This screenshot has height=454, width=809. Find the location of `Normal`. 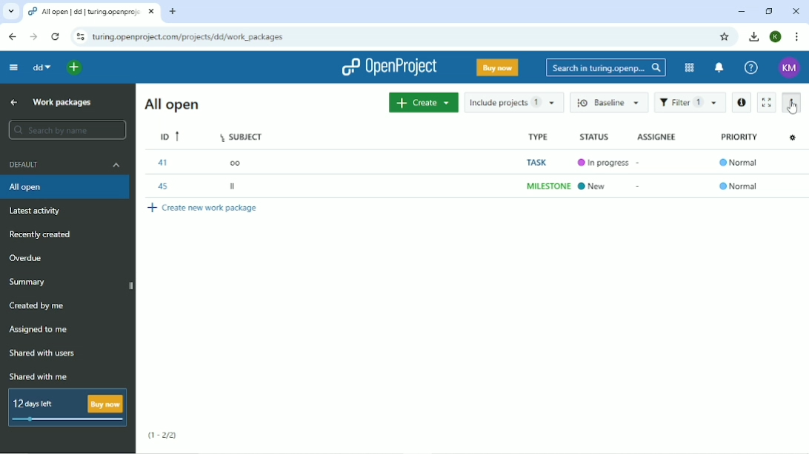

Normal is located at coordinates (740, 187).